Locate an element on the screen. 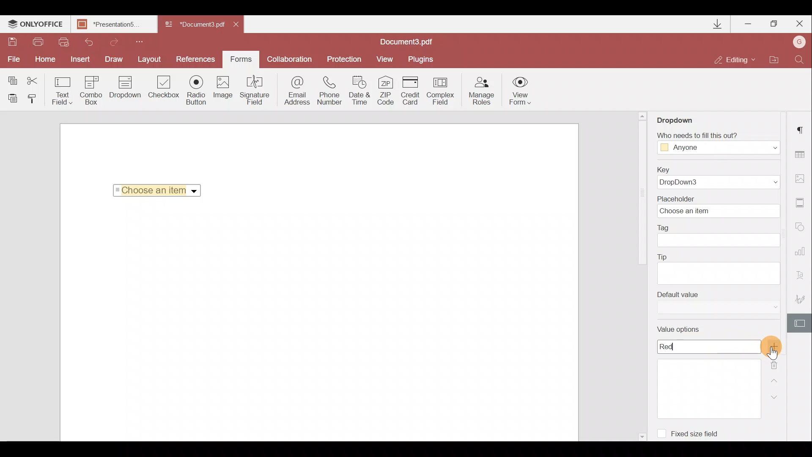 This screenshot has height=457, width=812. Editing mode is located at coordinates (735, 61).